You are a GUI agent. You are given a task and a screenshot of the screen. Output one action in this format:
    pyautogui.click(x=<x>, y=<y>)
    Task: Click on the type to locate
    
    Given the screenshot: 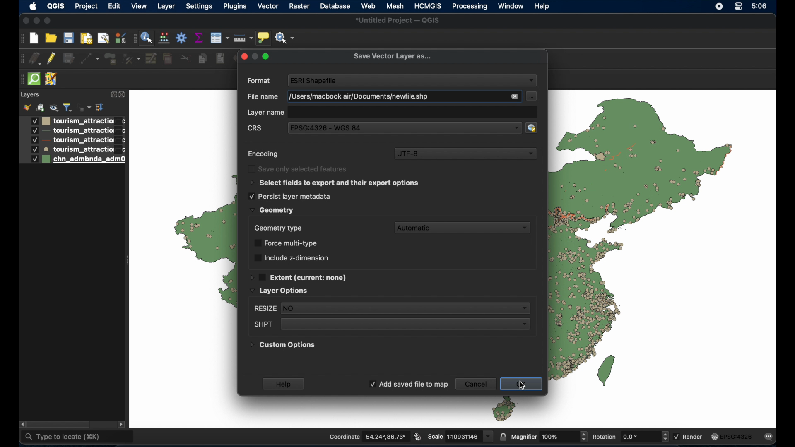 What is the action you would take?
    pyautogui.click(x=78, y=437)
    